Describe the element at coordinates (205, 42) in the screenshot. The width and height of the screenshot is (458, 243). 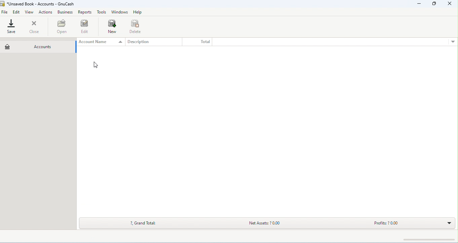
I see `total` at that location.